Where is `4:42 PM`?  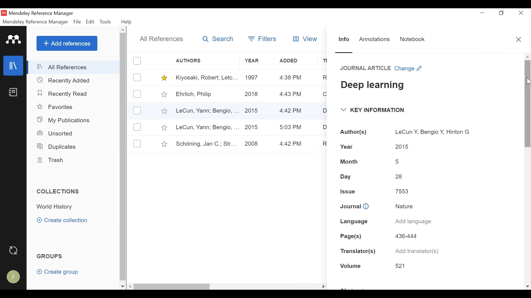
4:42 PM is located at coordinates (291, 144).